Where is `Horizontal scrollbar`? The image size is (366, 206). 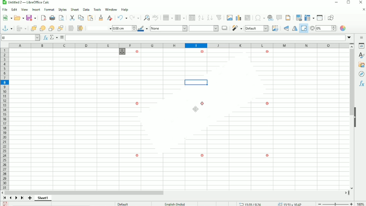
Horizontal scrollbar is located at coordinates (84, 193).